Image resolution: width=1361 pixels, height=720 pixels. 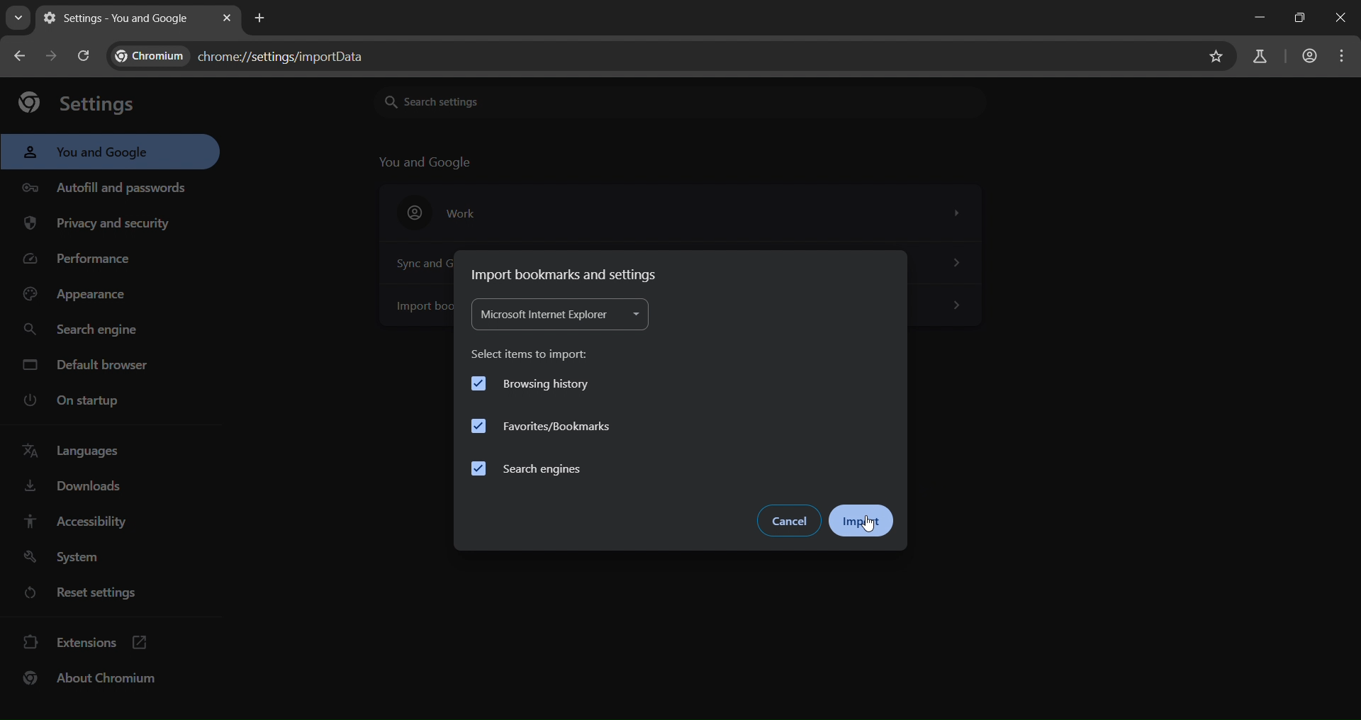 I want to click on close tab, so click(x=228, y=18).